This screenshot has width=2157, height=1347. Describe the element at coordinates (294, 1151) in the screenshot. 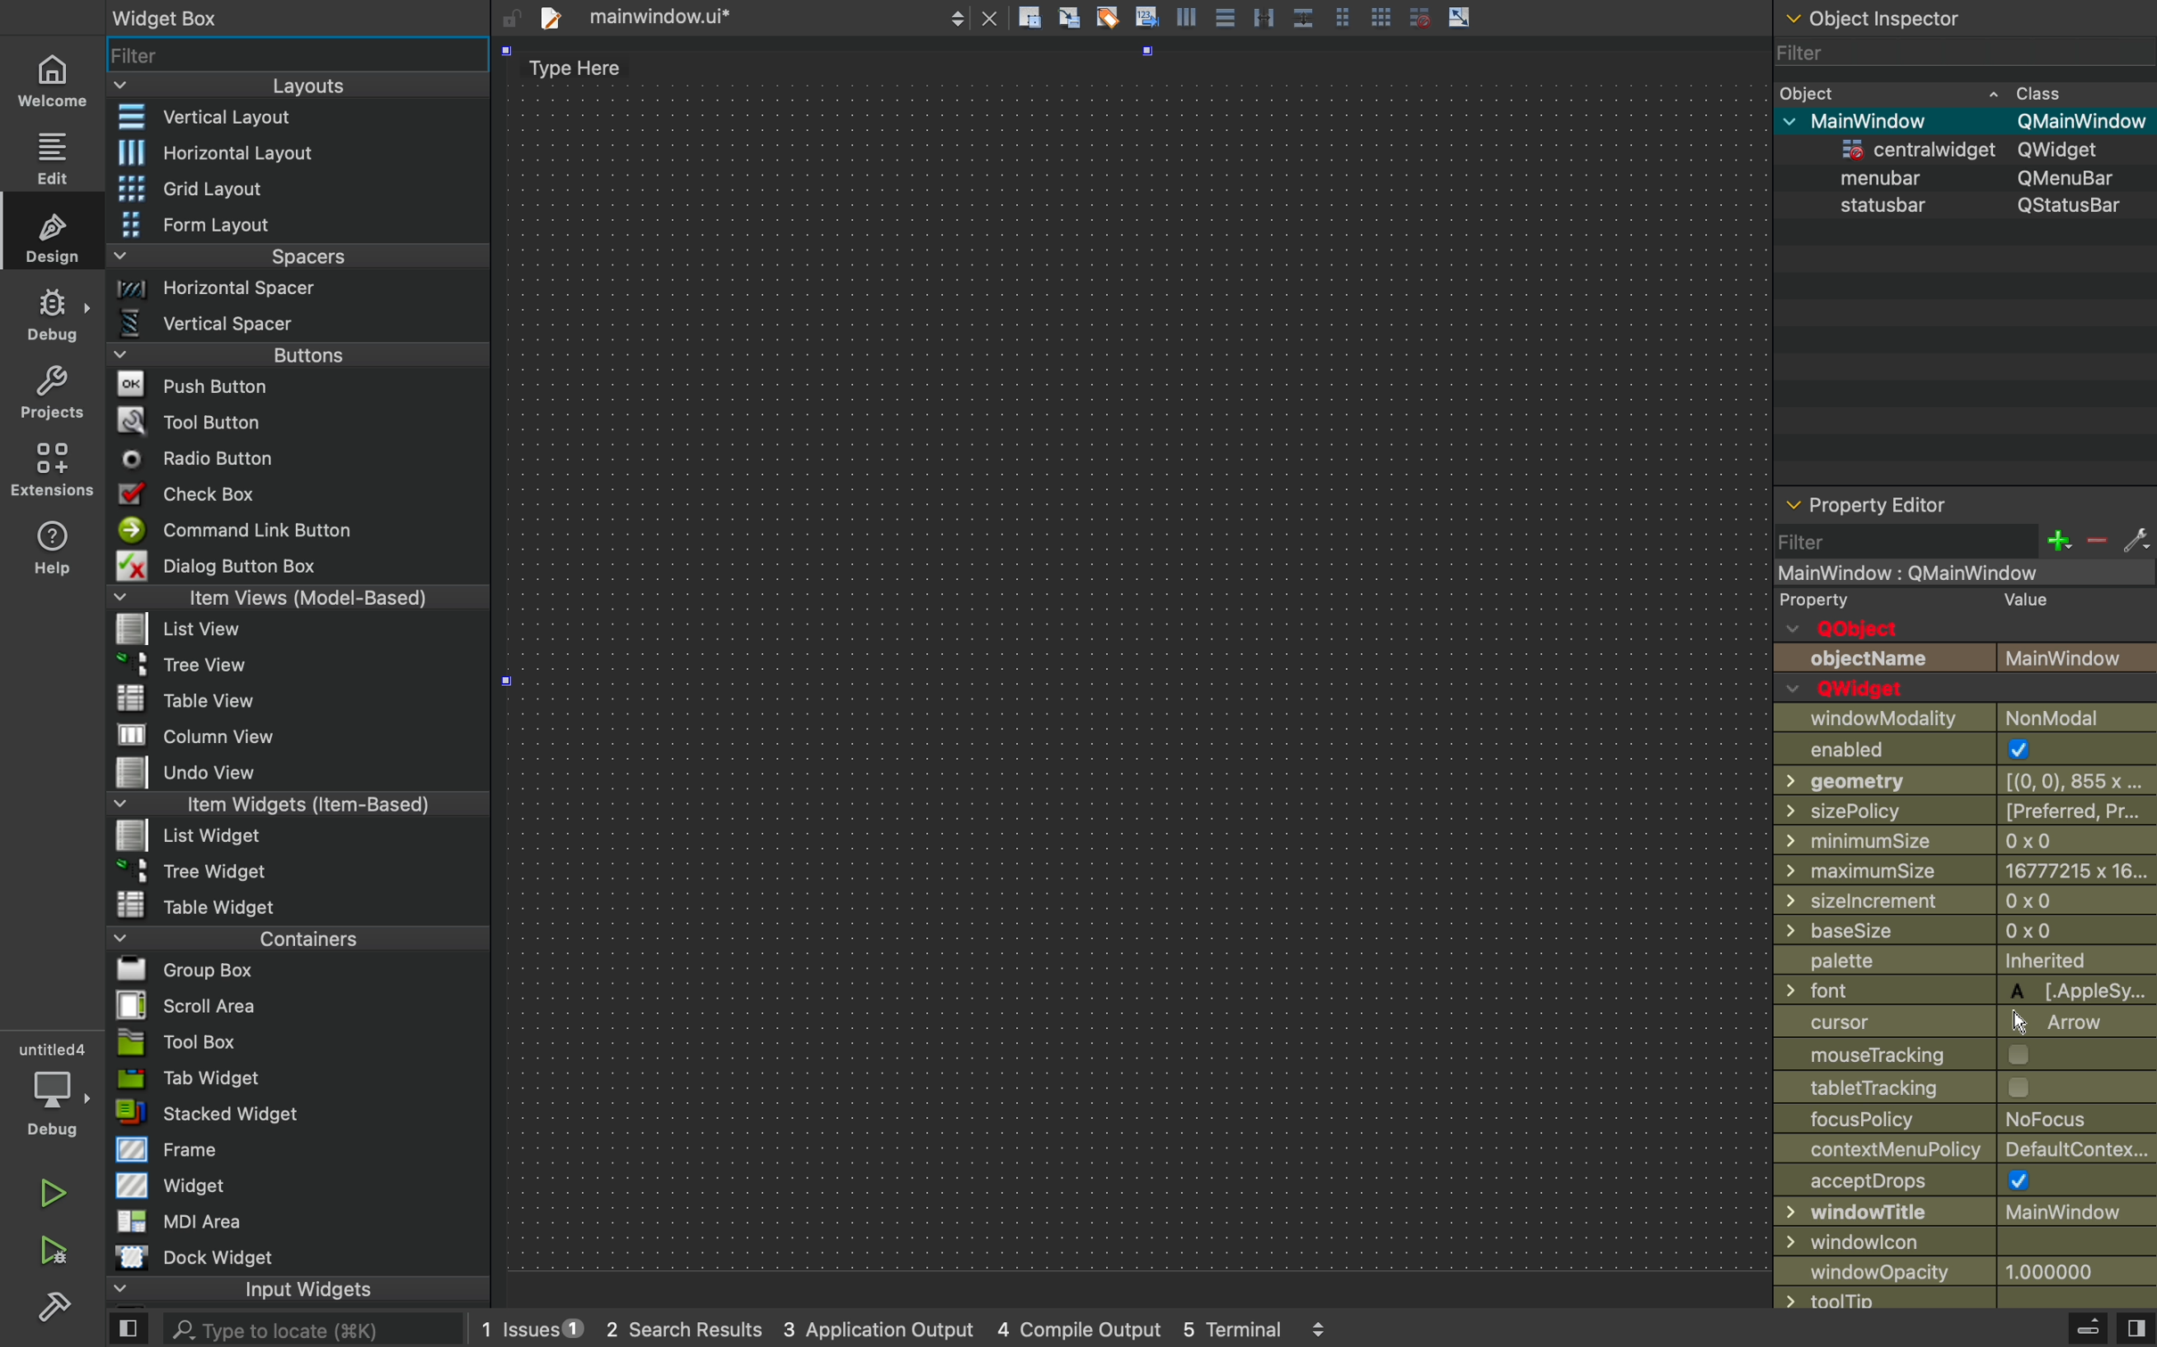

I see `frame` at that location.